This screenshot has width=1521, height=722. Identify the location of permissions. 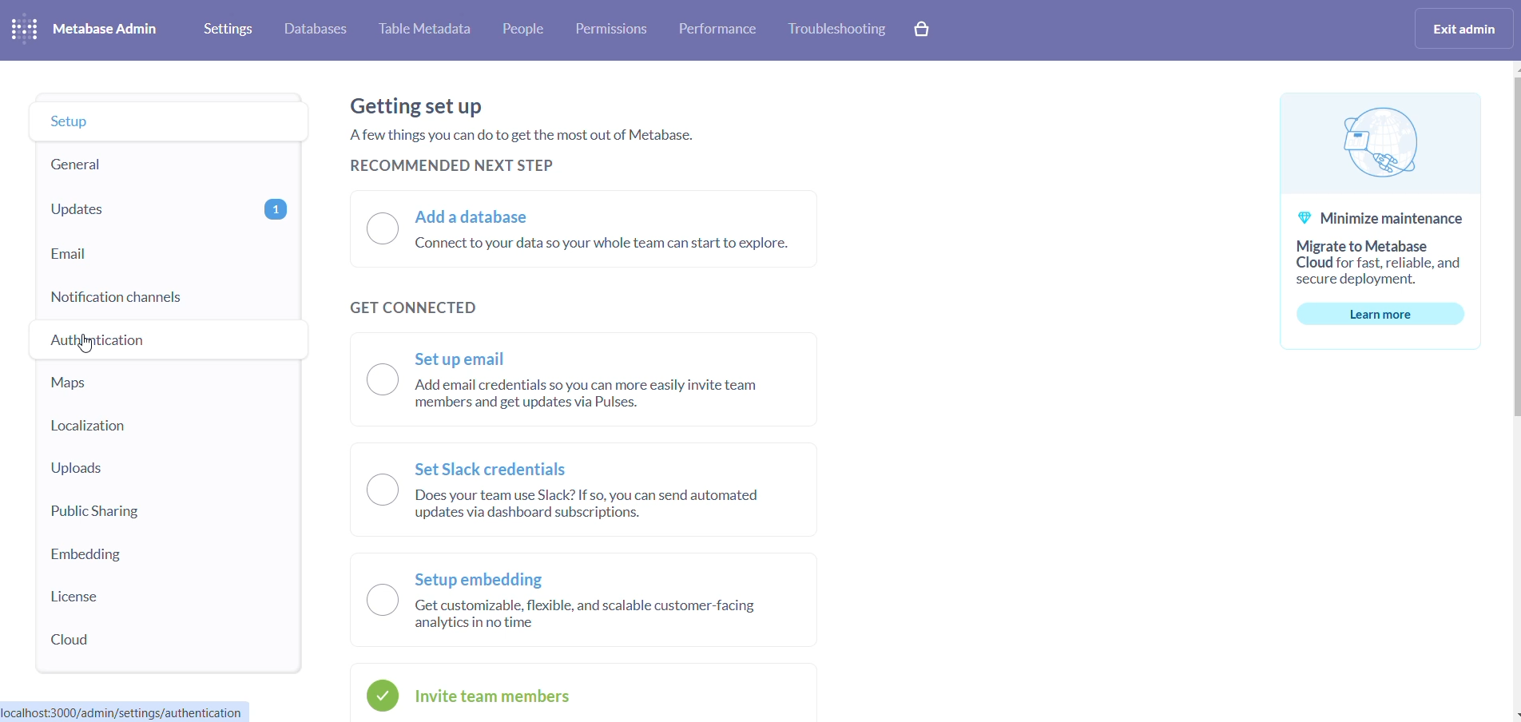
(614, 27).